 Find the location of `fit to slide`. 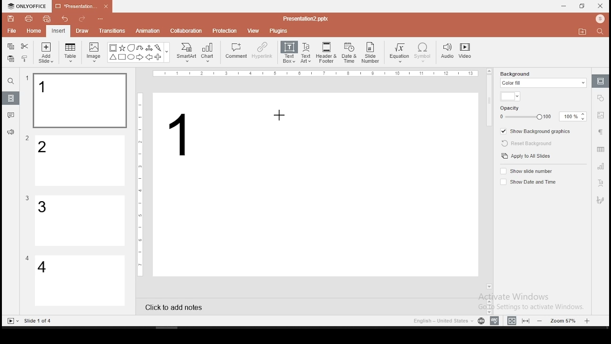

fit to slide is located at coordinates (527, 320).